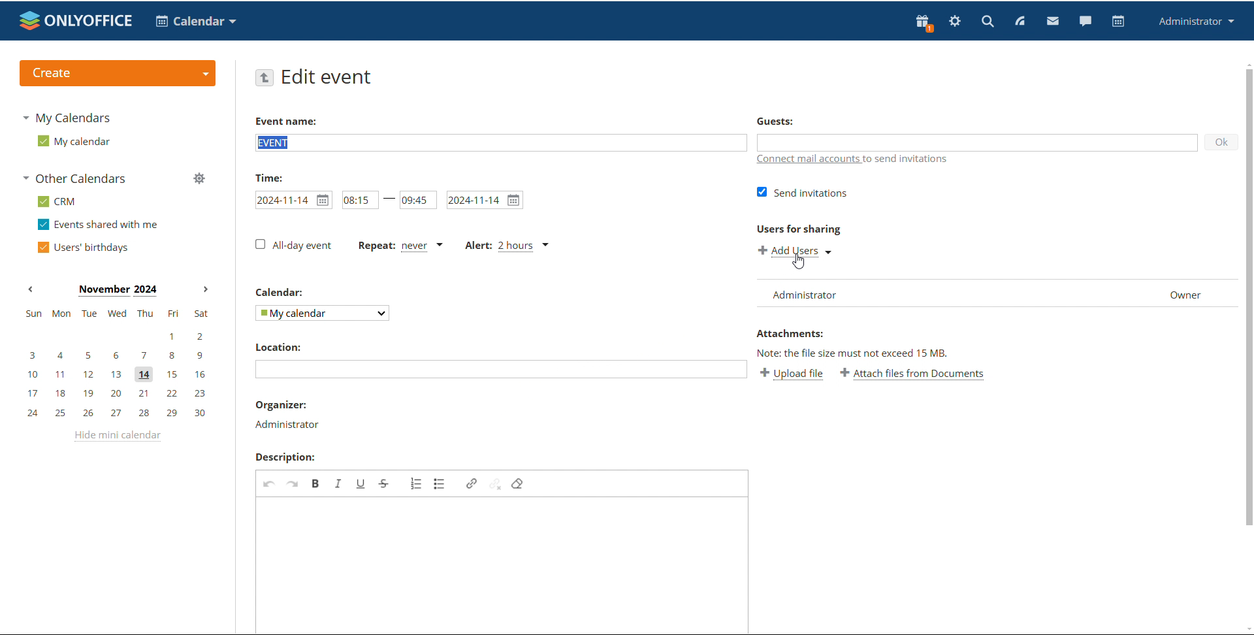  I want to click on settings, so click(956, 22).